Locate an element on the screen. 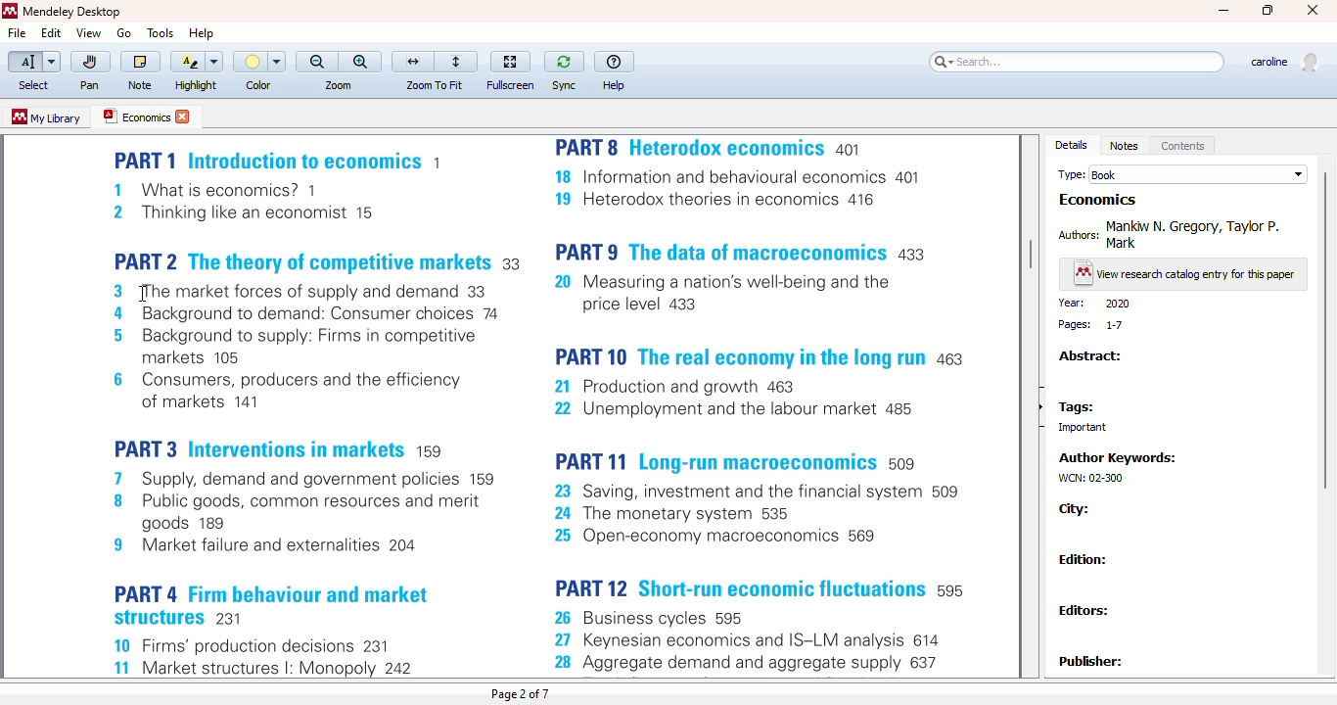 The width and height of the screenshot is (1337, 705). WCN: 02-300 is located at coordinates (1088, 478).